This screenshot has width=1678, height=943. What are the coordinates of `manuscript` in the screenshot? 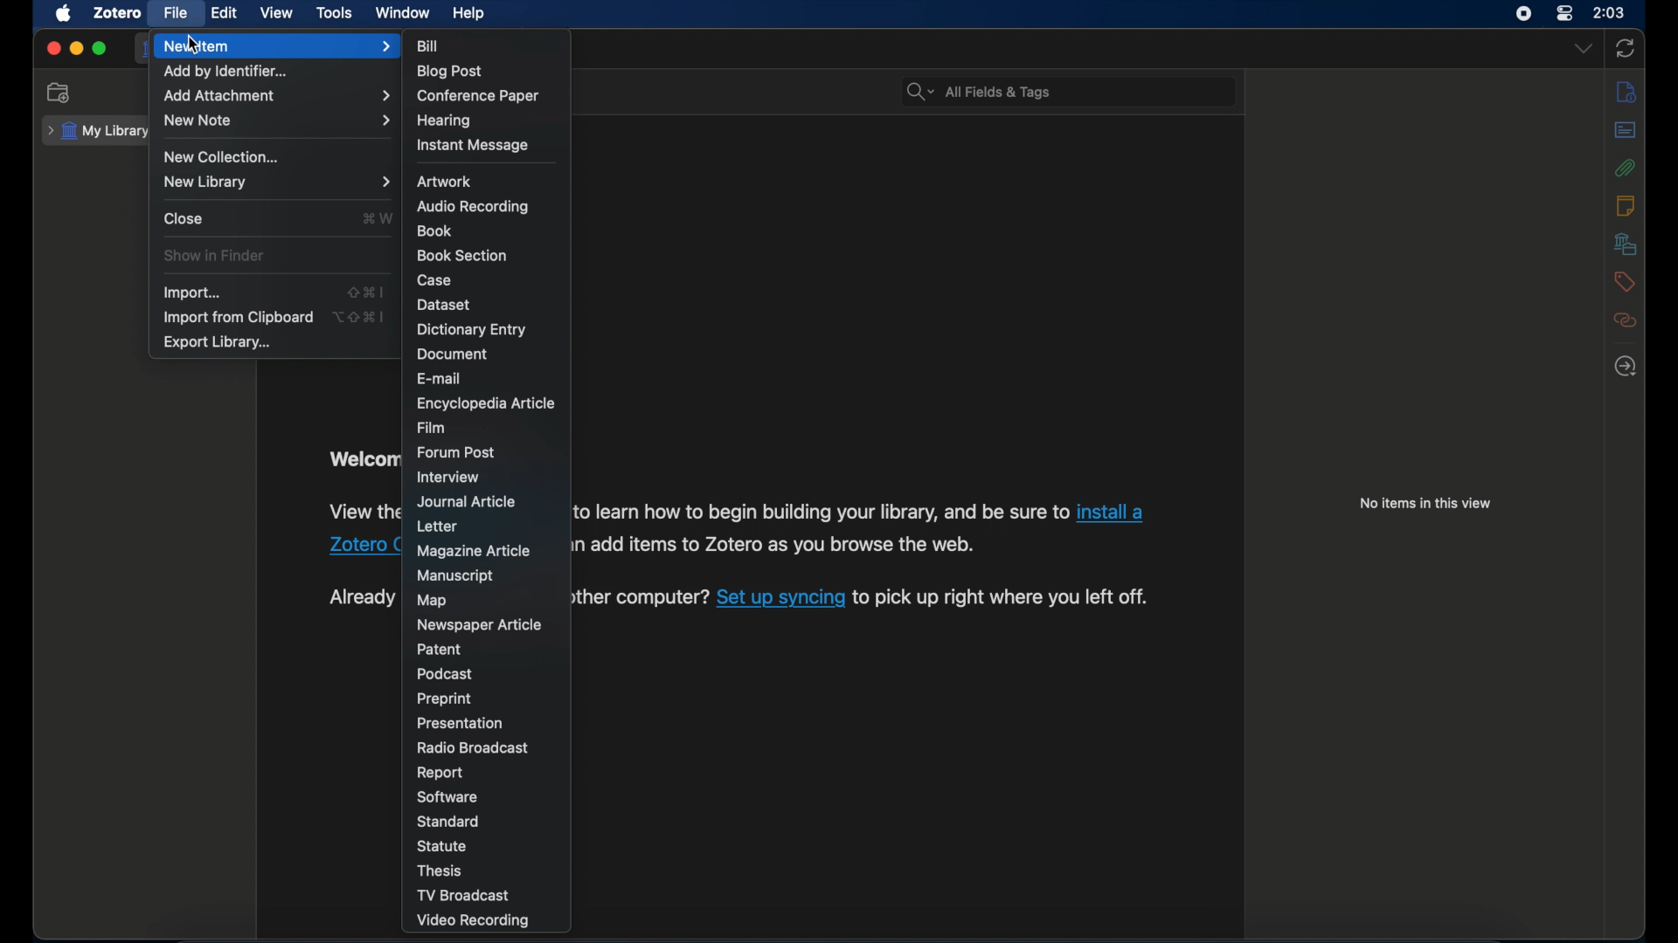 It's located at (456, 576).